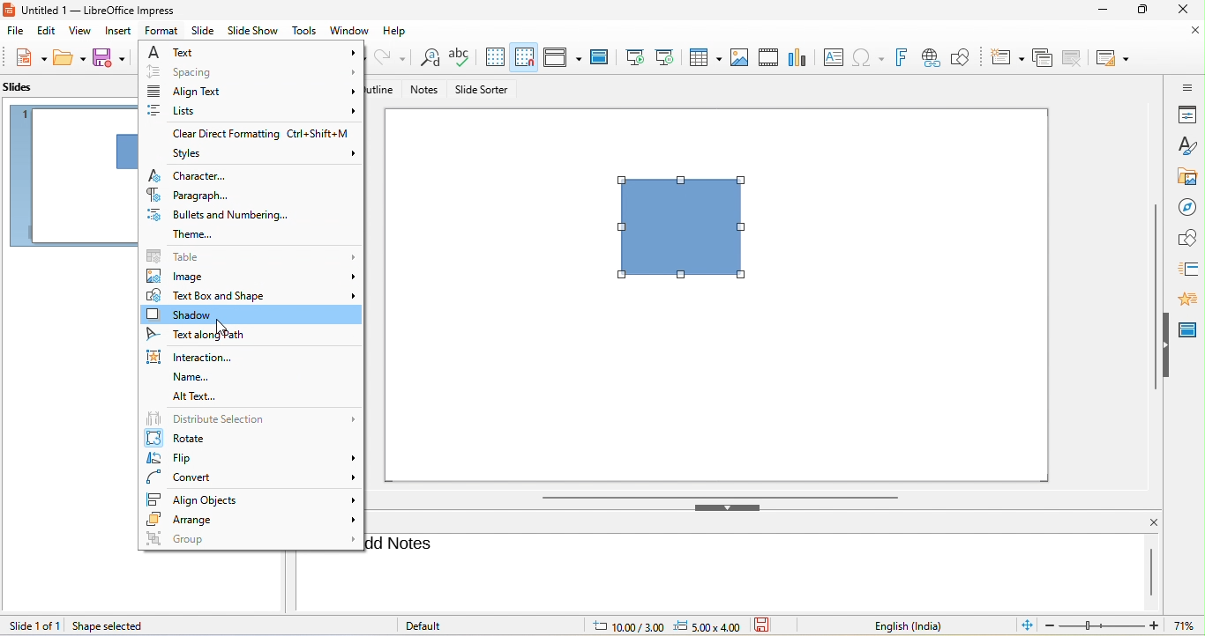 This screenshot has height=636, width=1205. I want to click on bullets and numbering, so click(221, 214).